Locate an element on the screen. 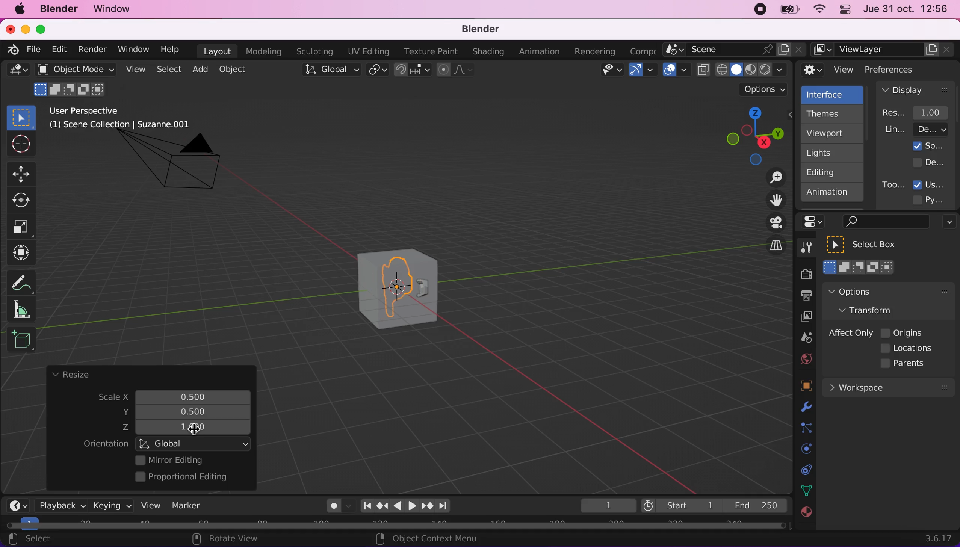 This screenshot has height=547, width=960. blender is located at coordinates (58, 9).